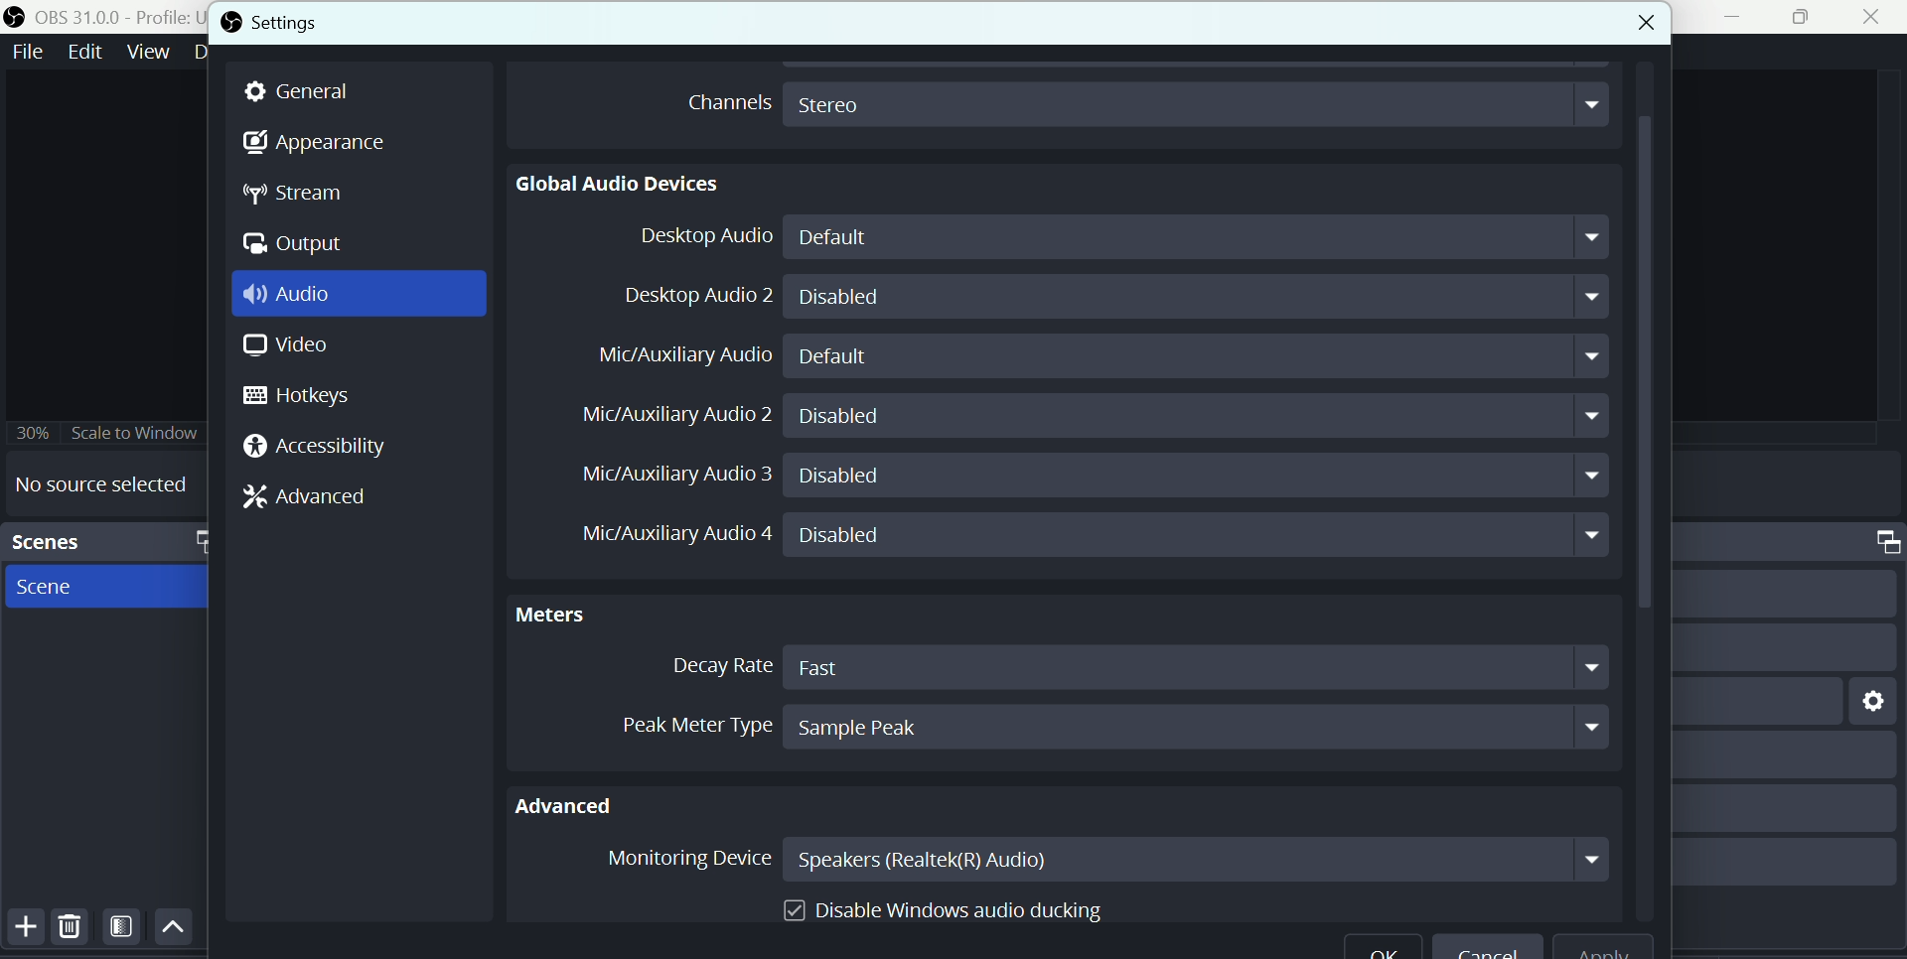  Describe the element at coordinates (1875, 542) in the screenshot. I see `maximize` at that location.